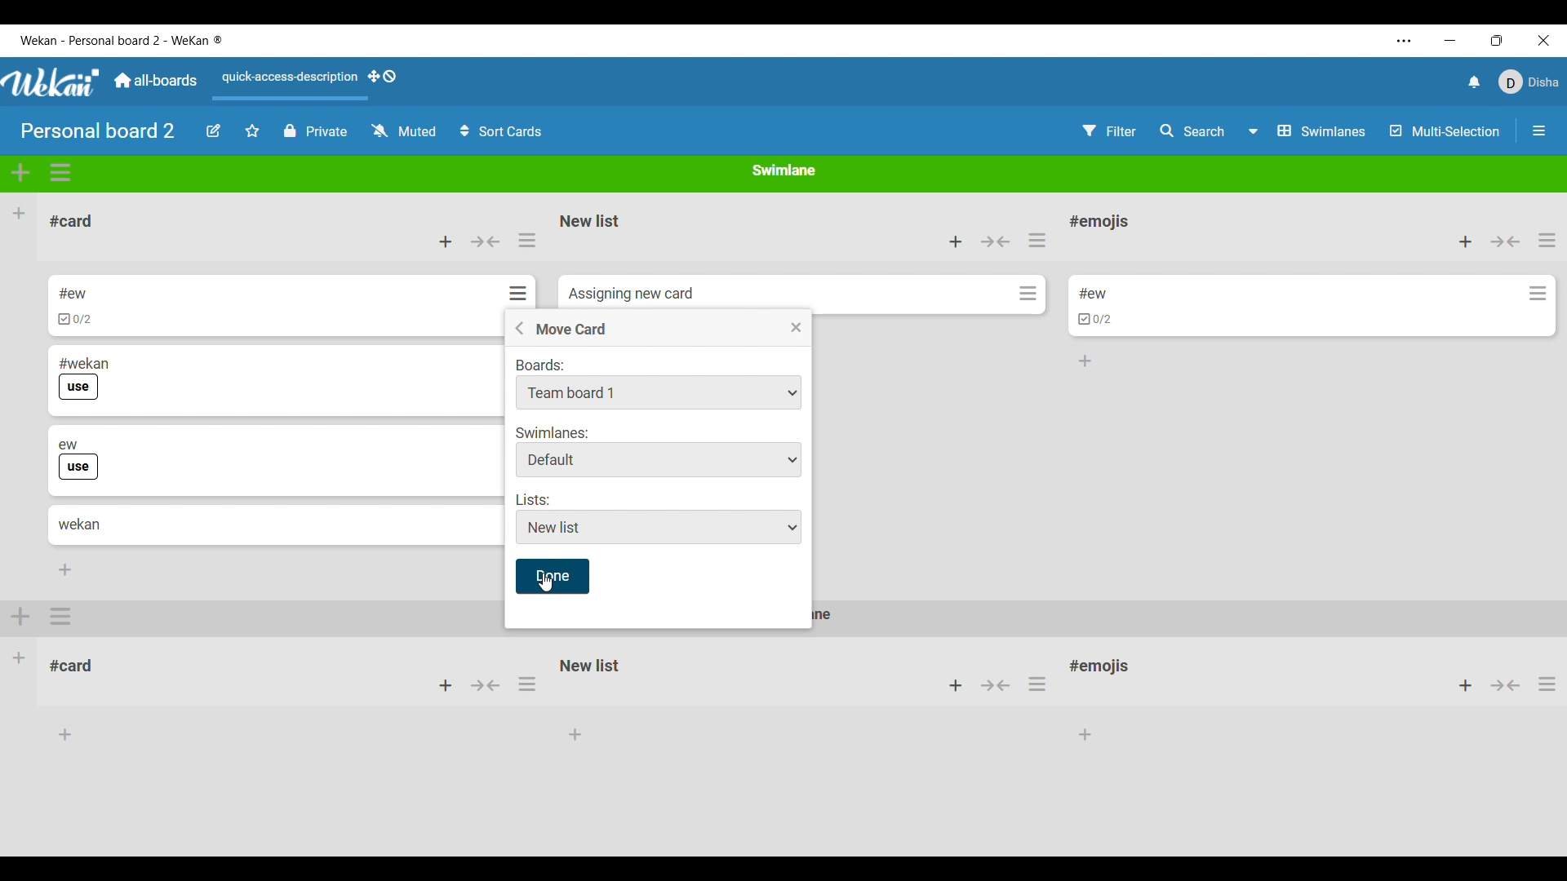 The width and height of the screenshot is (1567, 881). What do you see at coordinates (121, 40) in the screenshot?
I see `Software name and board name` at bounding box center [121, 40].